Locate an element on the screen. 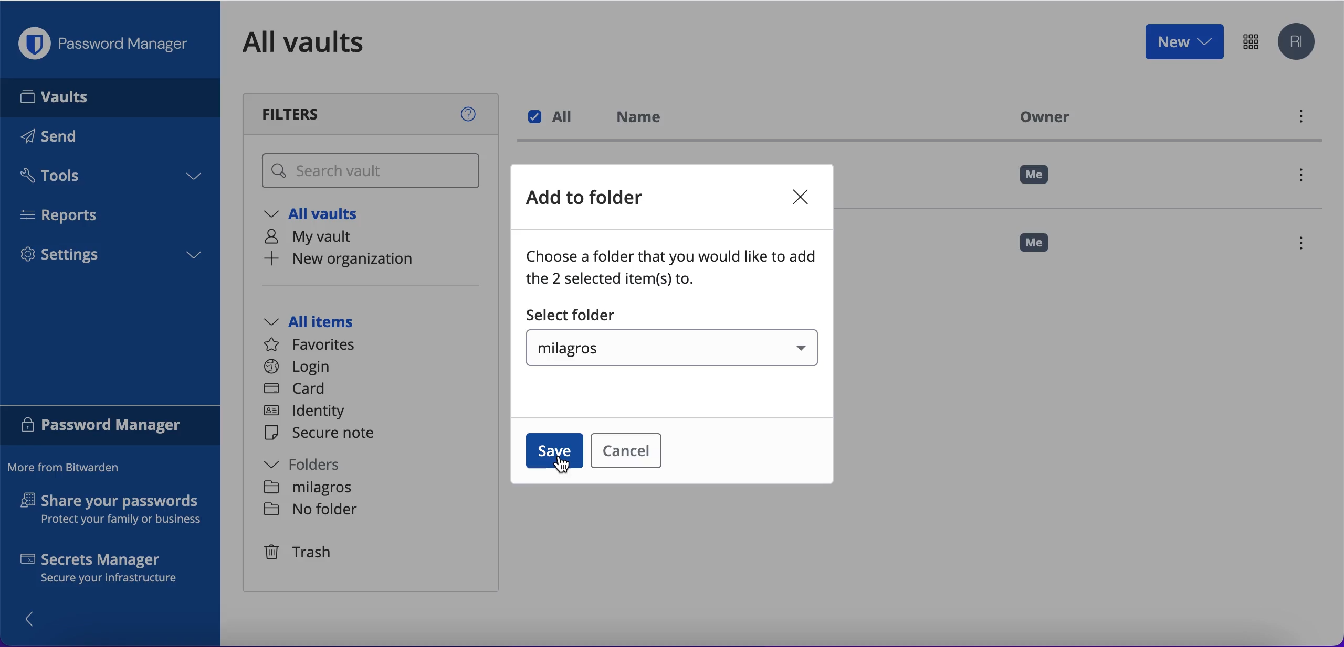  add to folder is located at coordinates (596, 200).